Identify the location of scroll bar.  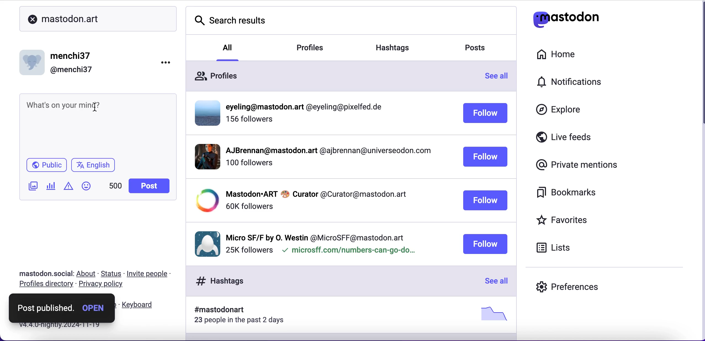
(700, 66).